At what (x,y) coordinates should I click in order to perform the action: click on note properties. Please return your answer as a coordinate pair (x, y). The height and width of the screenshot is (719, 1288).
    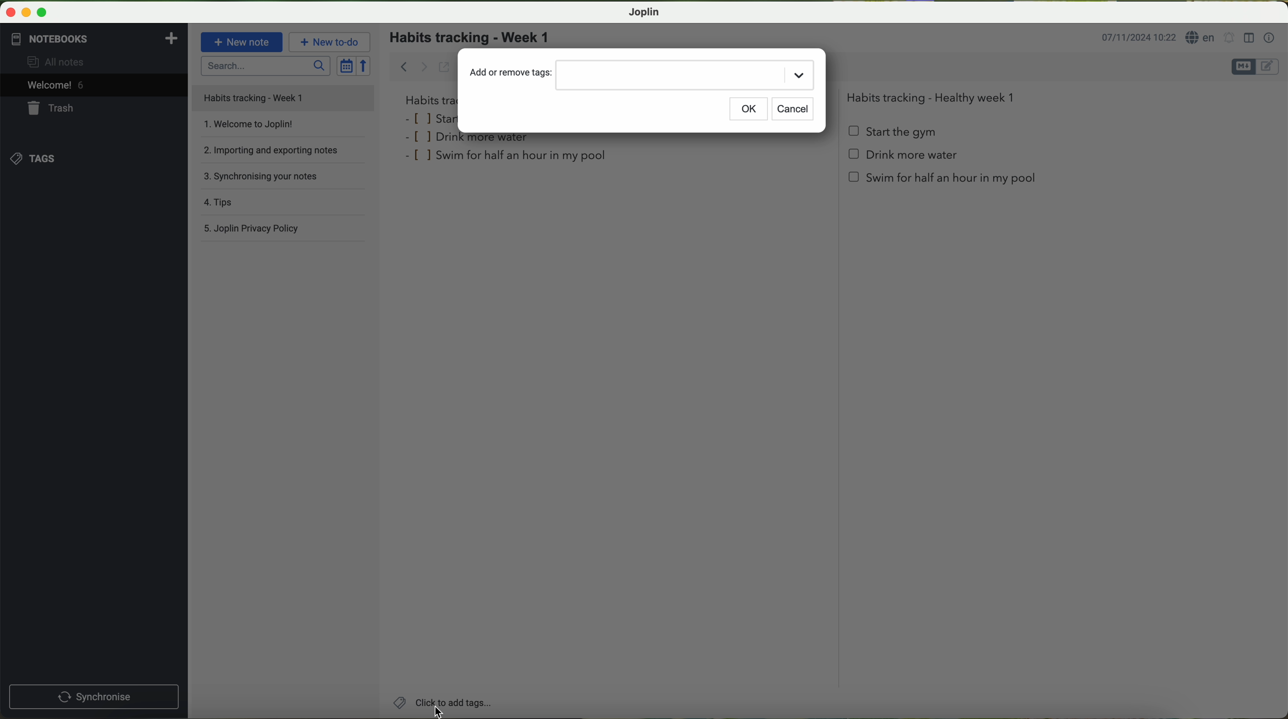
    Looking at the image, I should click on (1270, 38).